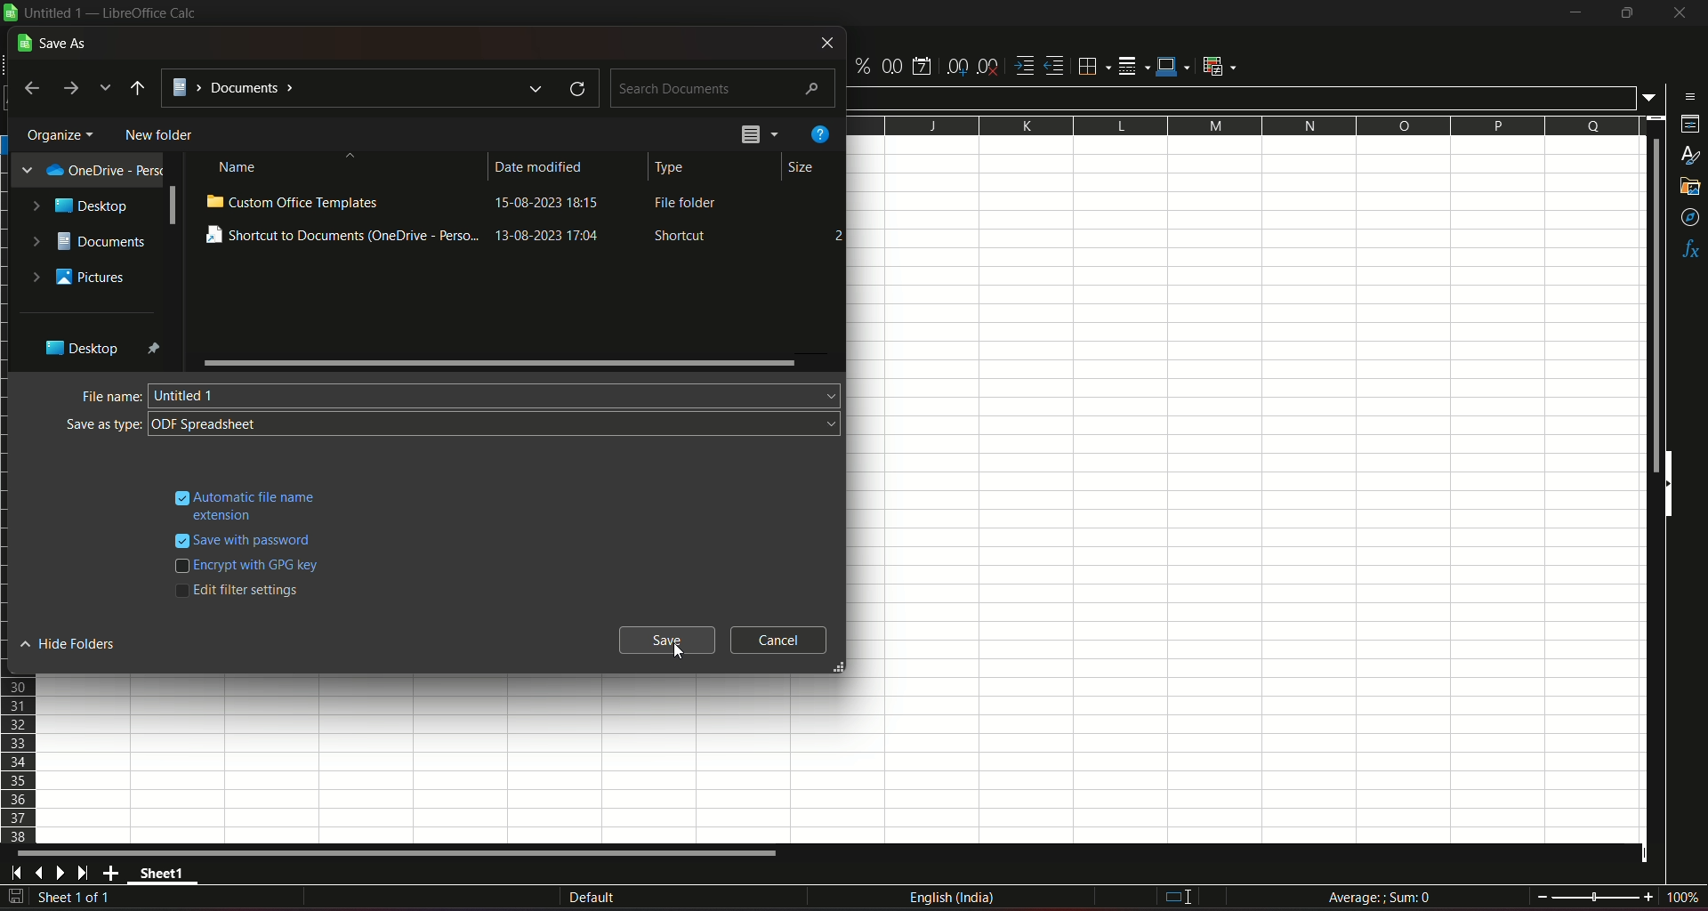  What do you see at coordinates (20, 873) in the screenshot?
I see `first sheet` at bounding box center [20, 873].